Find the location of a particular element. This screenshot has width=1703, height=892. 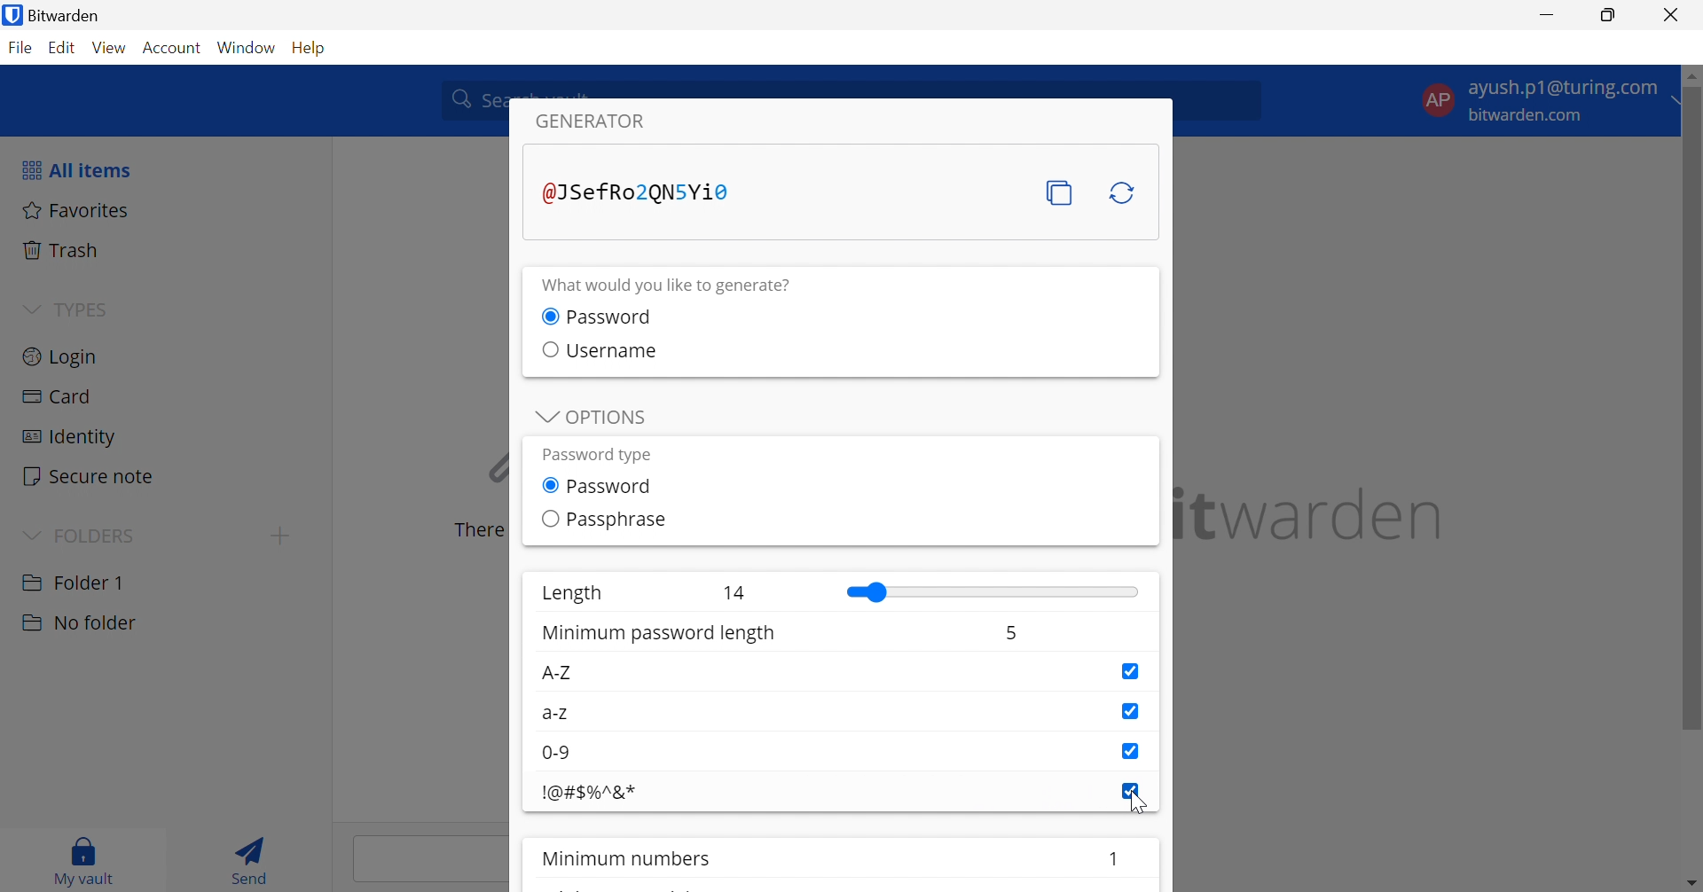

Window is located at coordinates (247, 48).